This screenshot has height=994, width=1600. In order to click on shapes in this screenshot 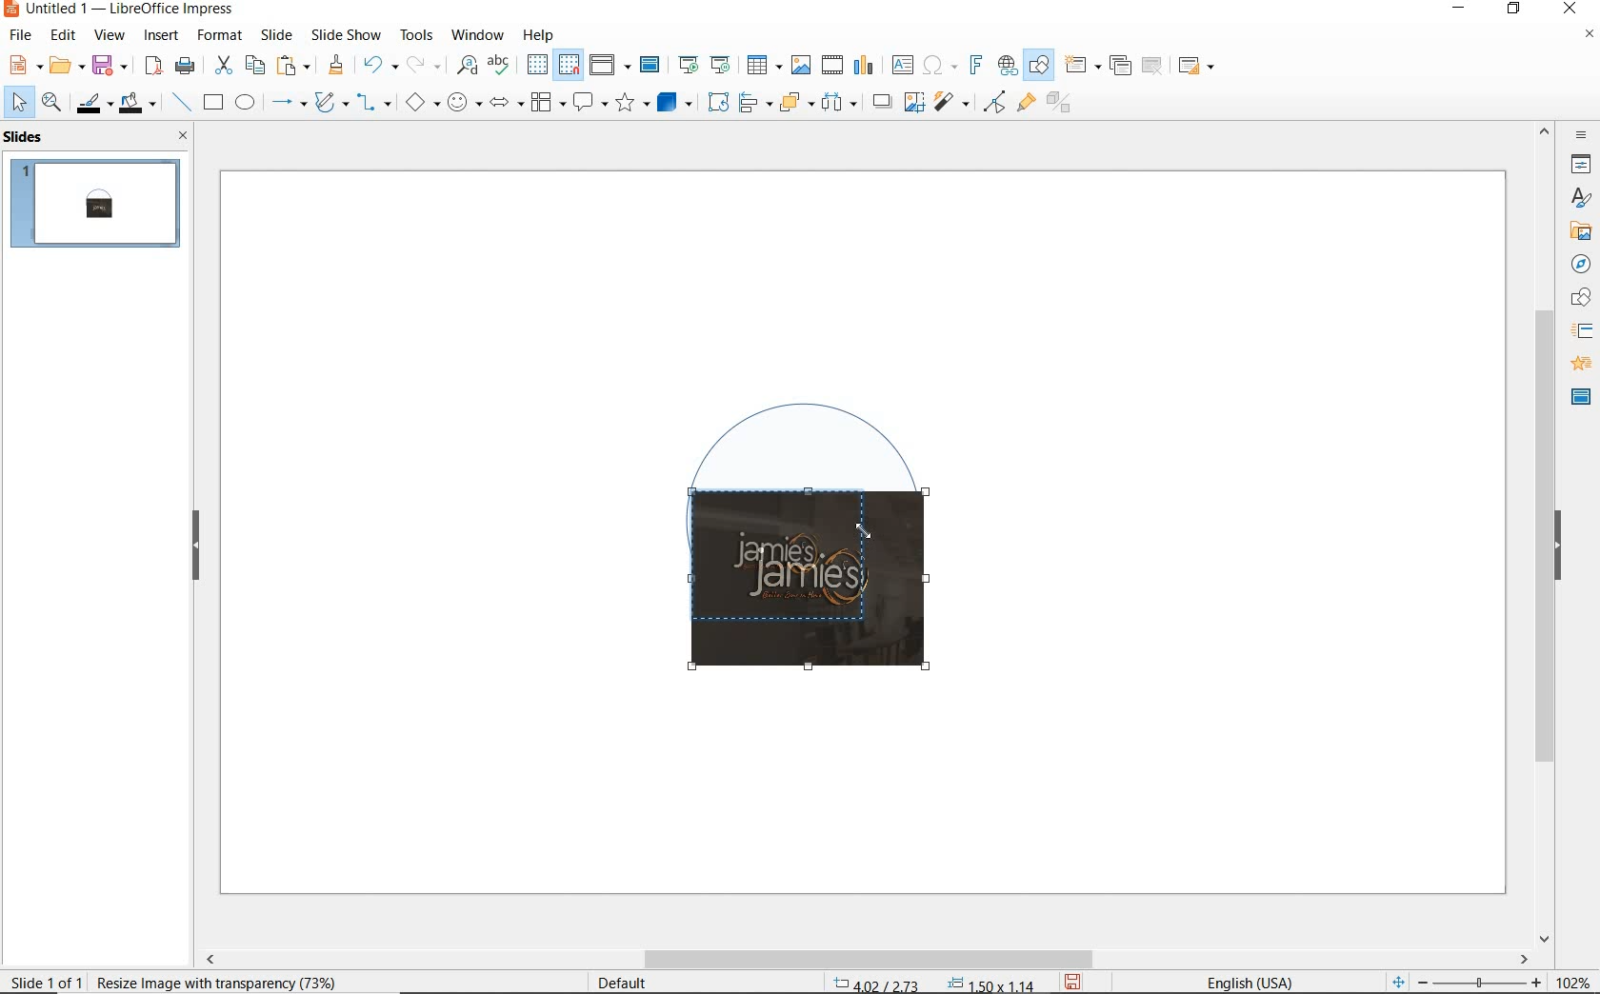, I will do `click(1578, 298)`.